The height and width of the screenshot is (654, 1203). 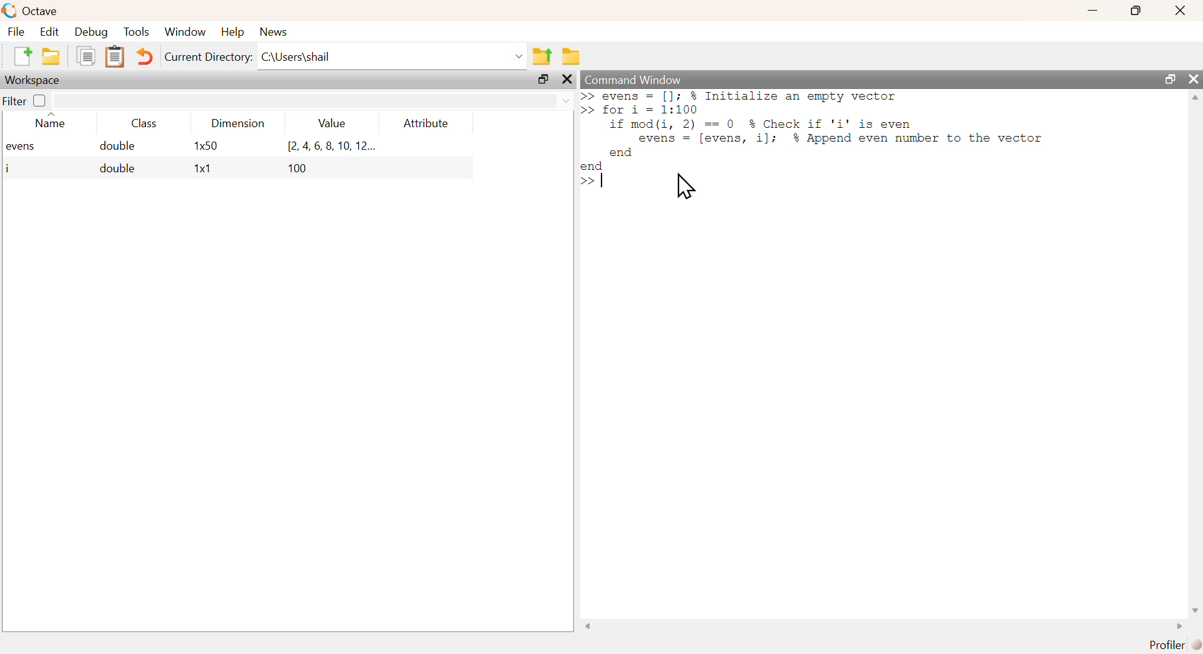 What do you see at coordinates (206, 147) in the screenshot?
I see `1x50` at bounding box center [206, 147].